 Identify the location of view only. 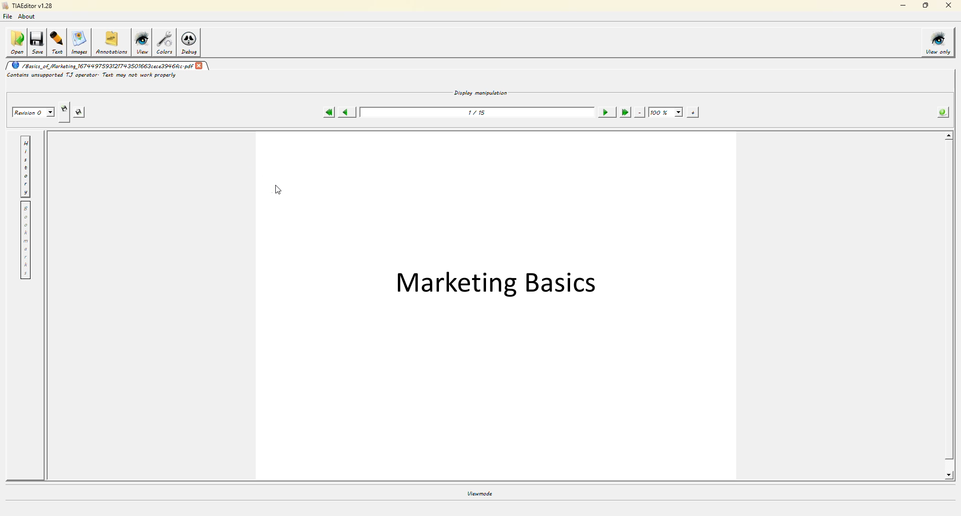
(936, 42).